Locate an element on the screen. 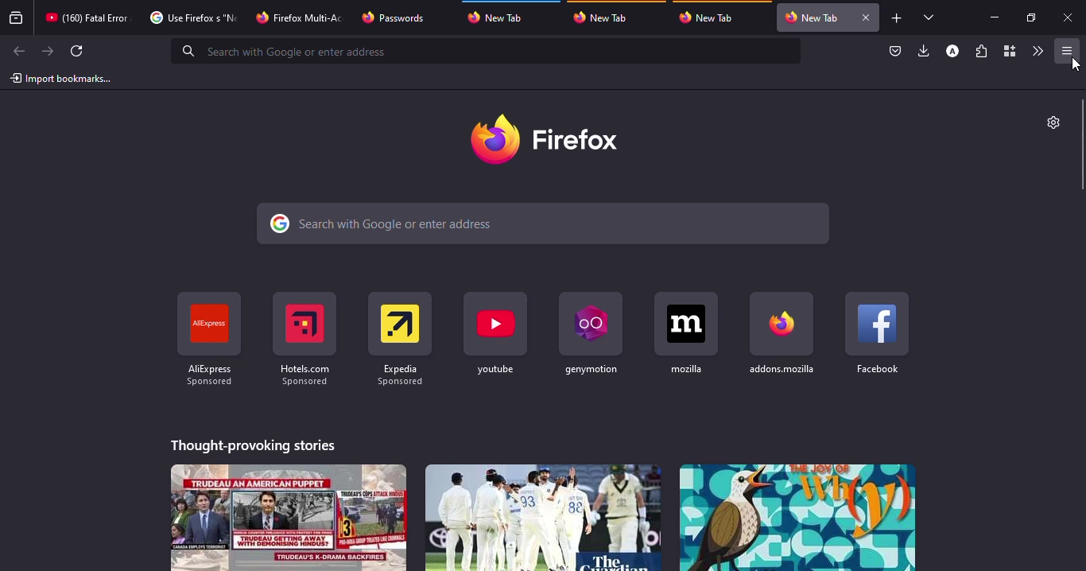  tab is located at coordinates (395, 17).